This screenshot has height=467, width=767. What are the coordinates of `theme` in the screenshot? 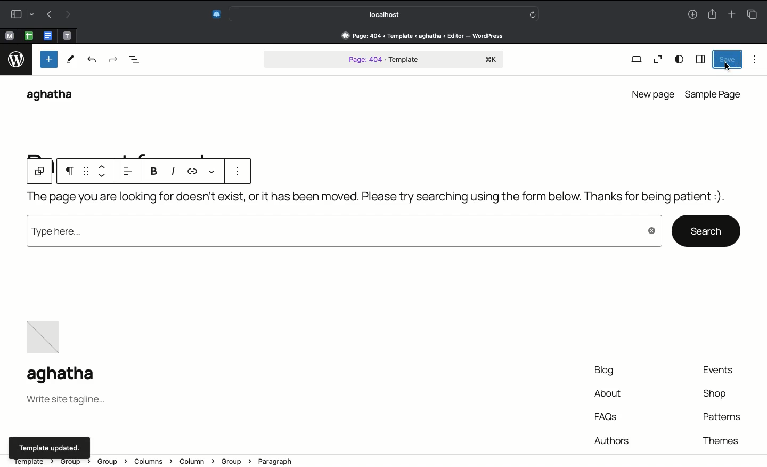 It's located at (720, 439).